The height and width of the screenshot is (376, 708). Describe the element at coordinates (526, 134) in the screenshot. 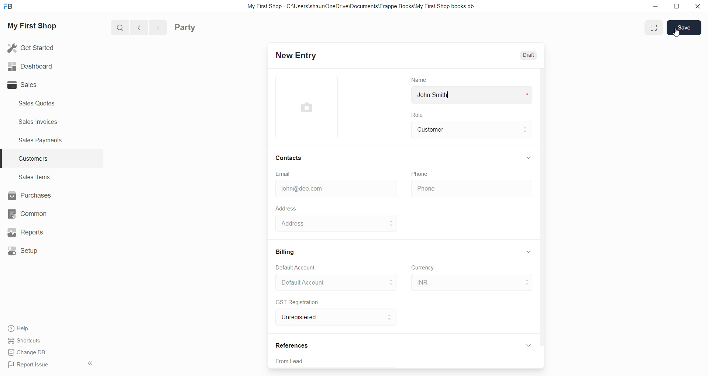

I see `move to down role` at that location.